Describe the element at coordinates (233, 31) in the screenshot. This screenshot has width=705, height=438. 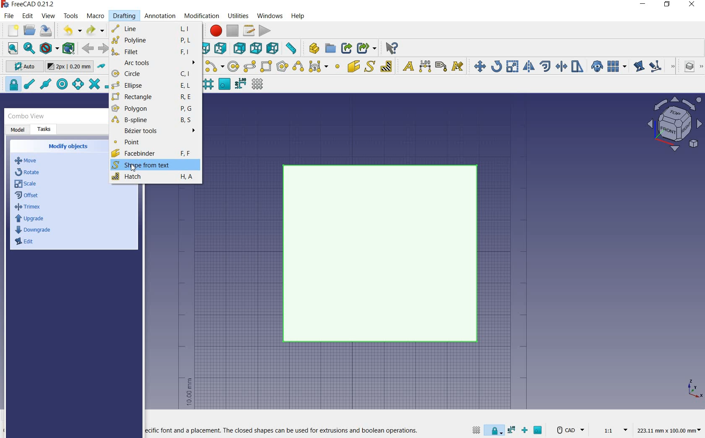
I see `stop macro recording` at that location.